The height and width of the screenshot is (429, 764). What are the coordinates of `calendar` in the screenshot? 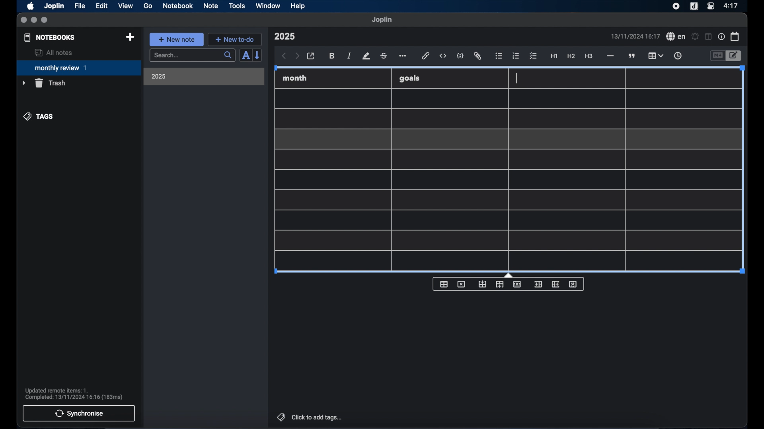 It's located at (735, 36).